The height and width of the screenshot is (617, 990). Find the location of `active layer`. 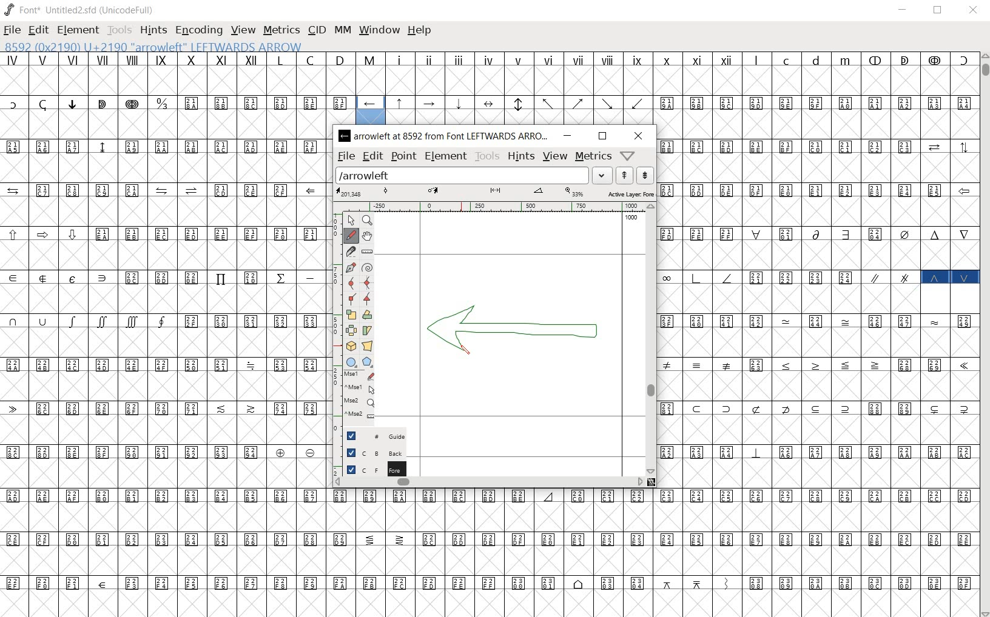

active layer is located at coordinates (495, 193).